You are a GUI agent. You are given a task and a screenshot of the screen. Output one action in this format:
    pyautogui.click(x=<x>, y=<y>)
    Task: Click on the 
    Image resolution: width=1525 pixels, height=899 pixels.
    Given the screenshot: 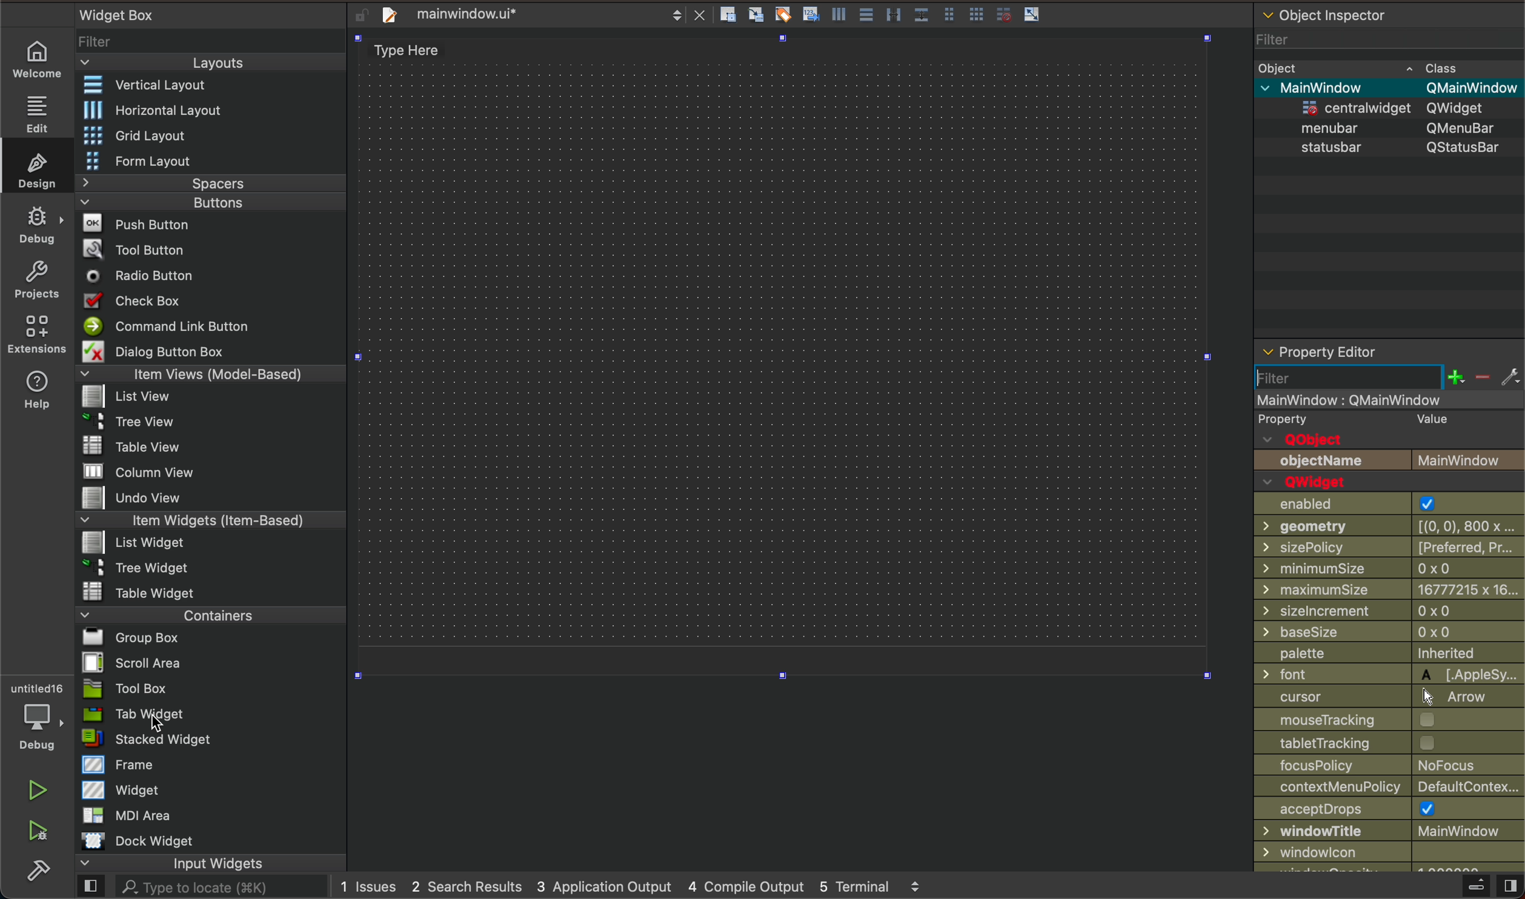 What is the action you would take?
    pyautogui.click(x=1392, y=852)
    